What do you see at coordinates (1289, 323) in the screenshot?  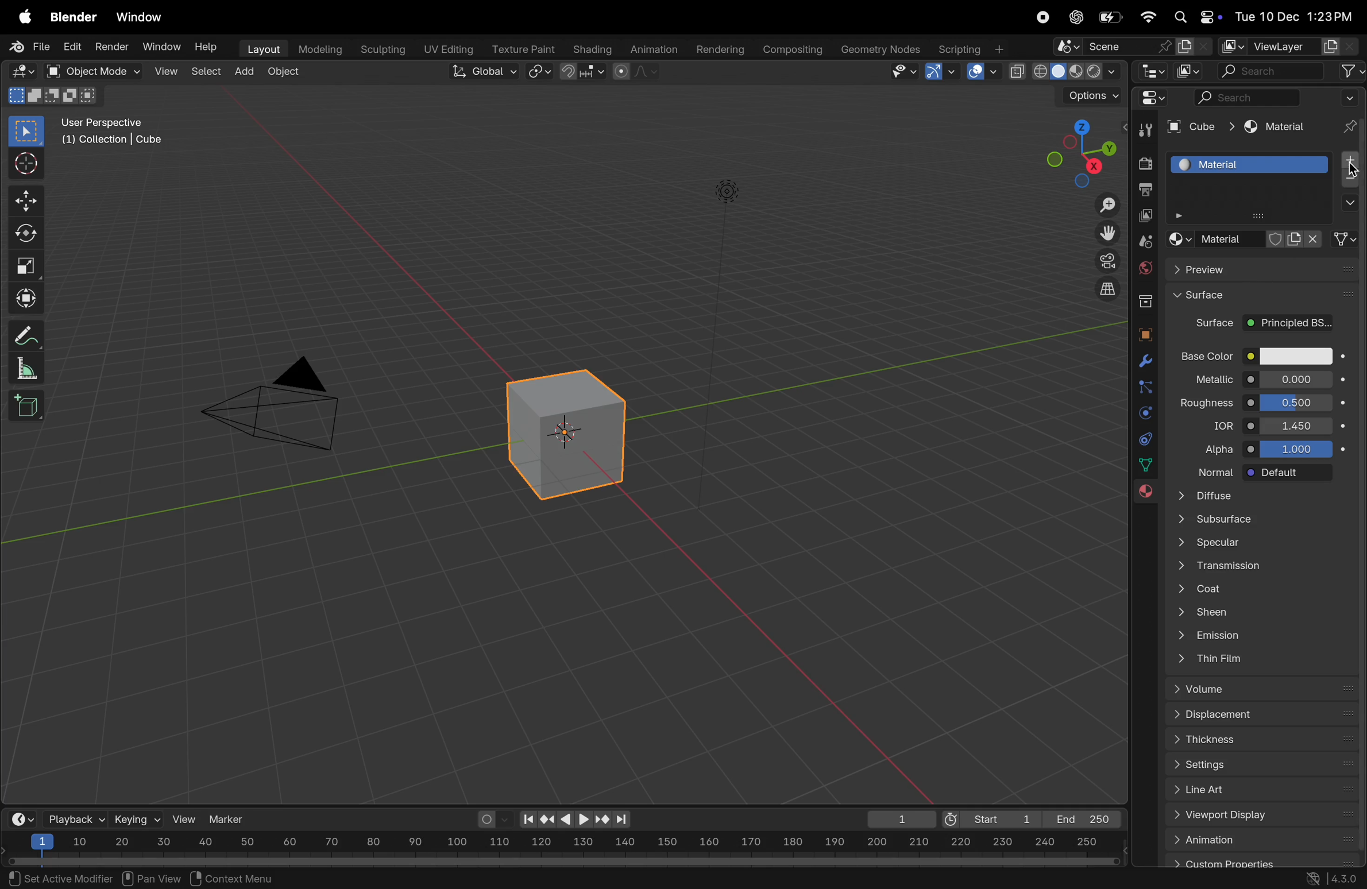 I see `project background` at bounding box center [1289, 323].